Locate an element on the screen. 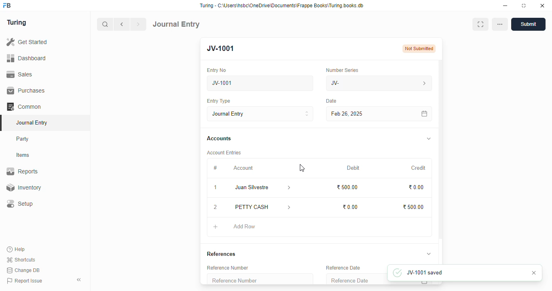 The height and width of the screenshot is (291, 552). Feb 26, 2025 is located at coordinates (362, 114).